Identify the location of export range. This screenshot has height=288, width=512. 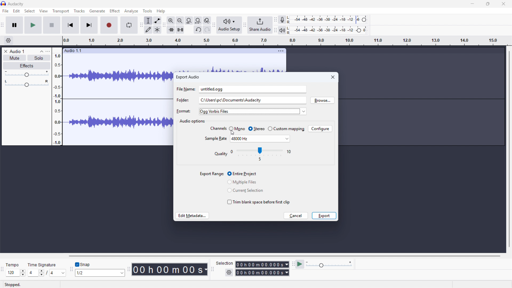
(212, 173).